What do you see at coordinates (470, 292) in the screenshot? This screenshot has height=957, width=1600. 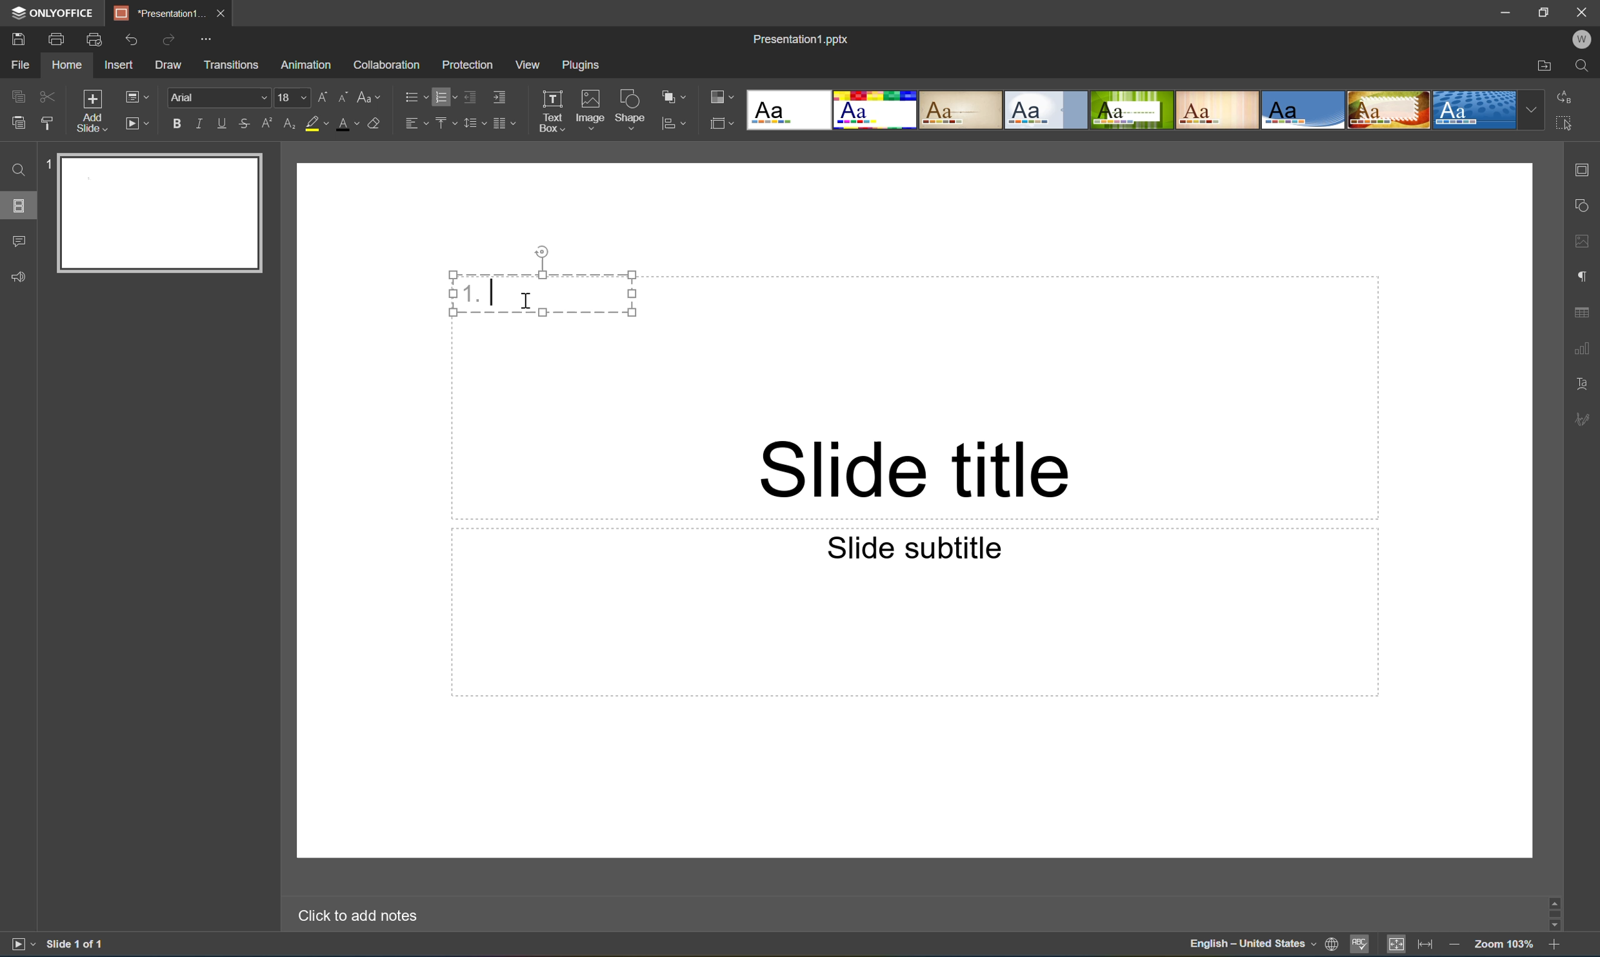 I see `1.` at bounding box center [470, 292].